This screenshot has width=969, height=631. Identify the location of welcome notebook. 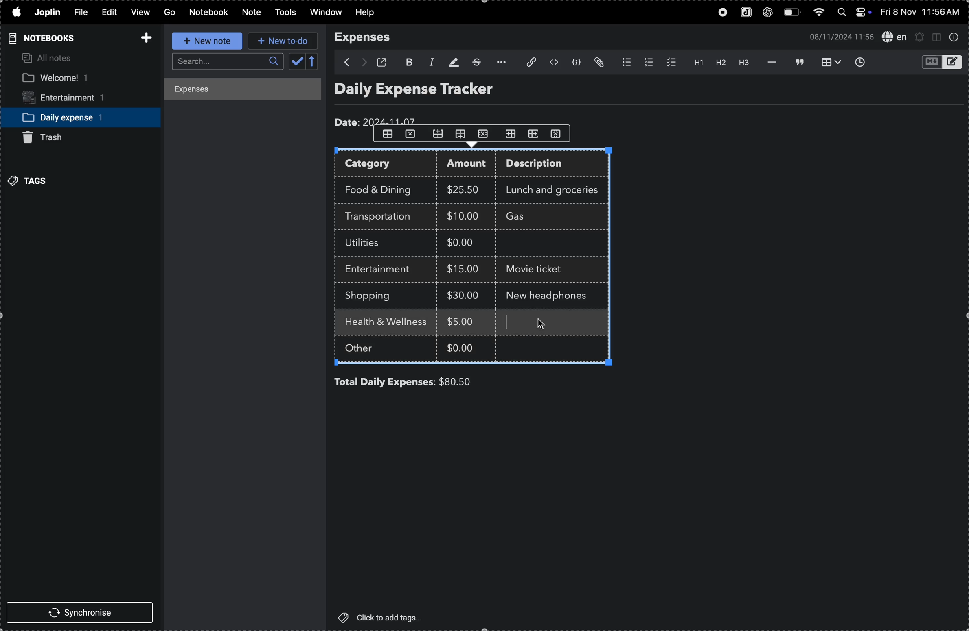
(72, 78).